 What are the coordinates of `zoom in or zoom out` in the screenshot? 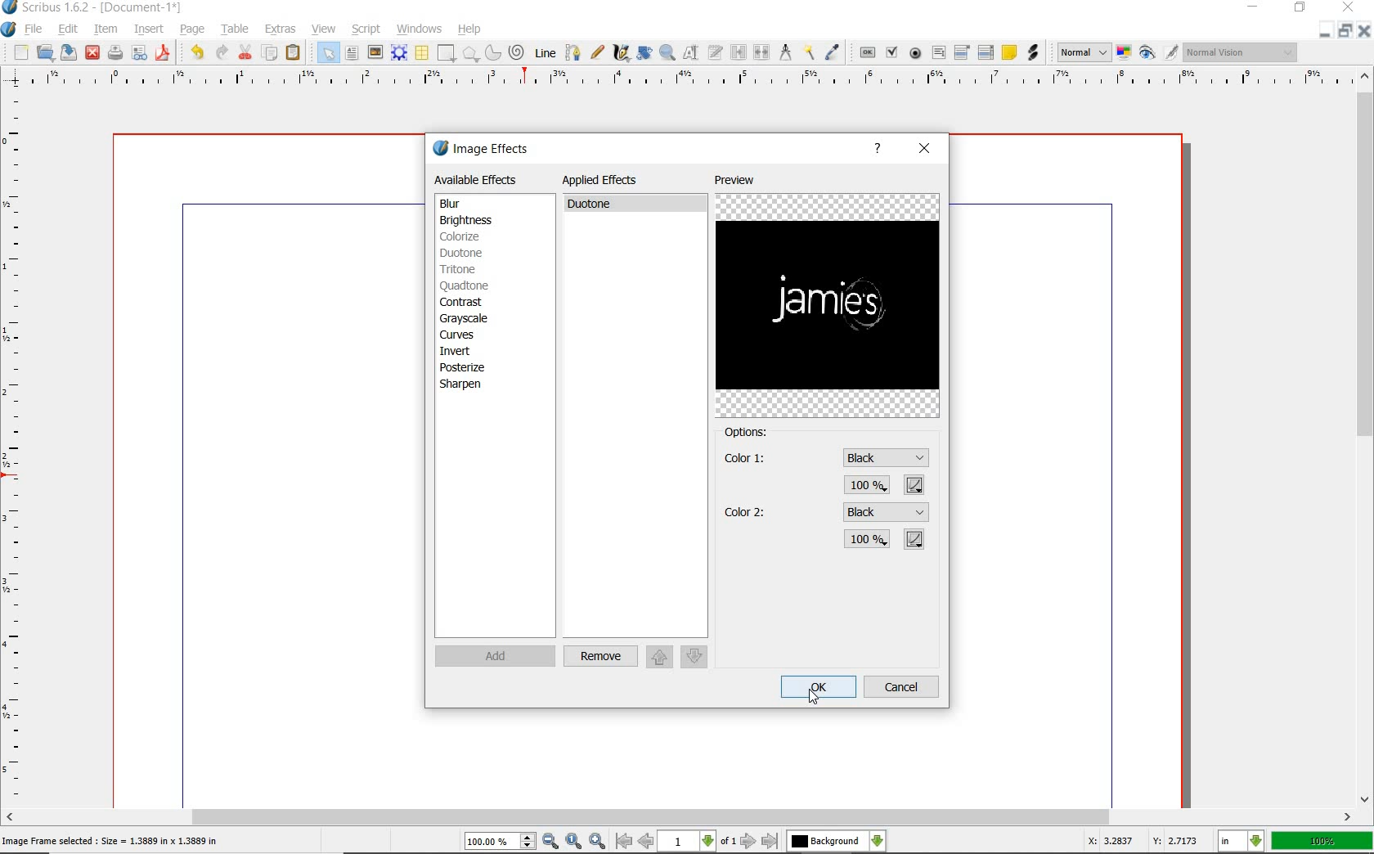 It's located at (667, 52).